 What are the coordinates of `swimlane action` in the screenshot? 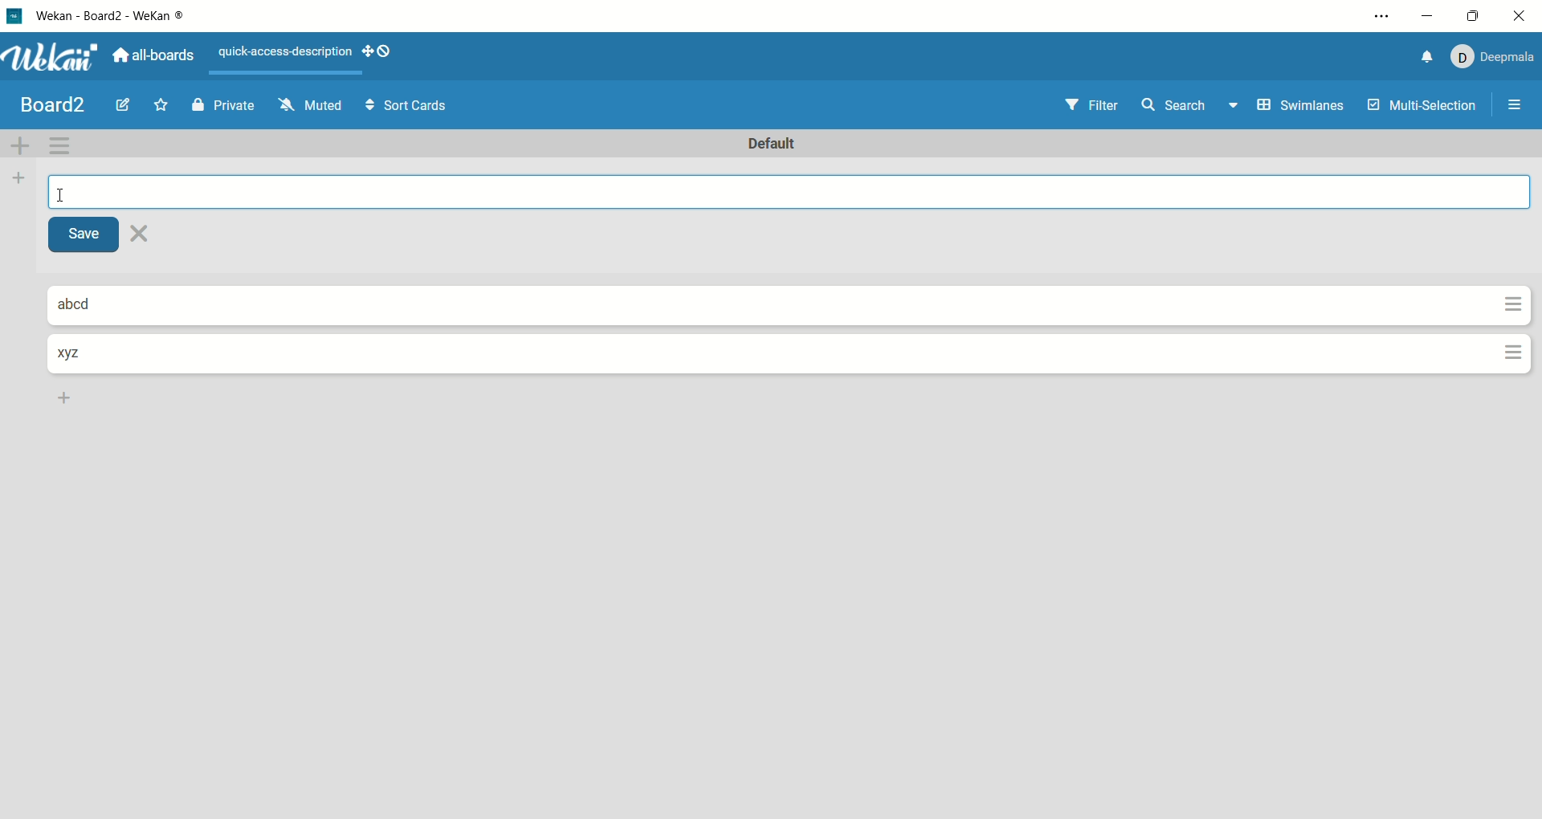 It's located at (64, 145).